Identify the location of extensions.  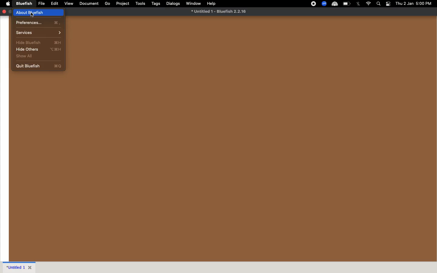
(325, 4).